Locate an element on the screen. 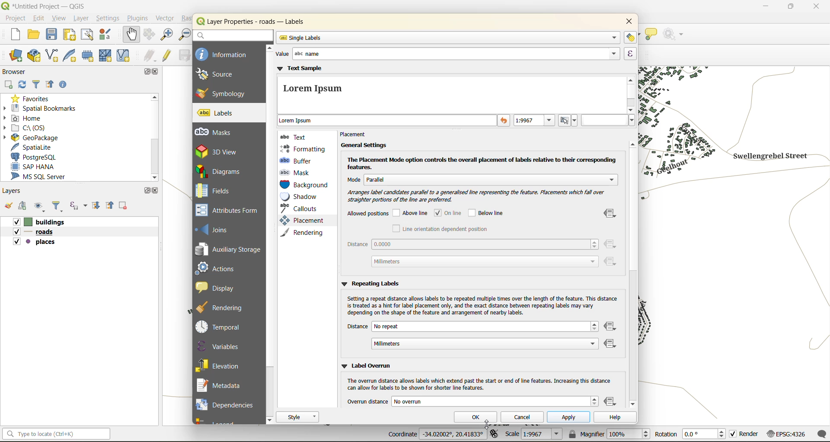 This screenshot has width=830, height=442. Arranges label candidates parallel to 3 generalised line representing the feature. Placements which fall over
straighter portions of the line are preferred. is located at coordinates (474, 196).